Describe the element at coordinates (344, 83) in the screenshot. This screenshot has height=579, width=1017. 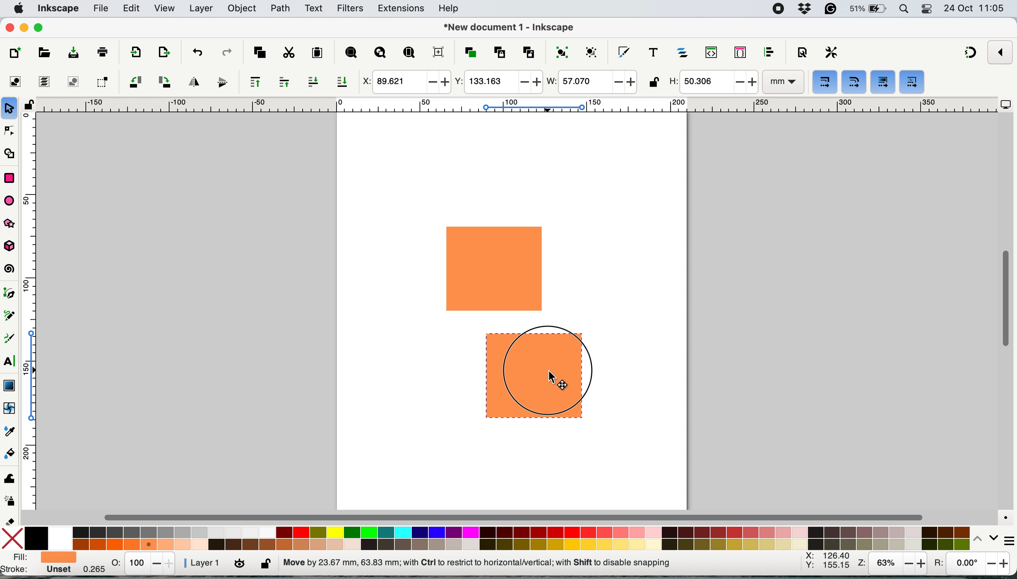
I see `lower selection to bottom` at that location.